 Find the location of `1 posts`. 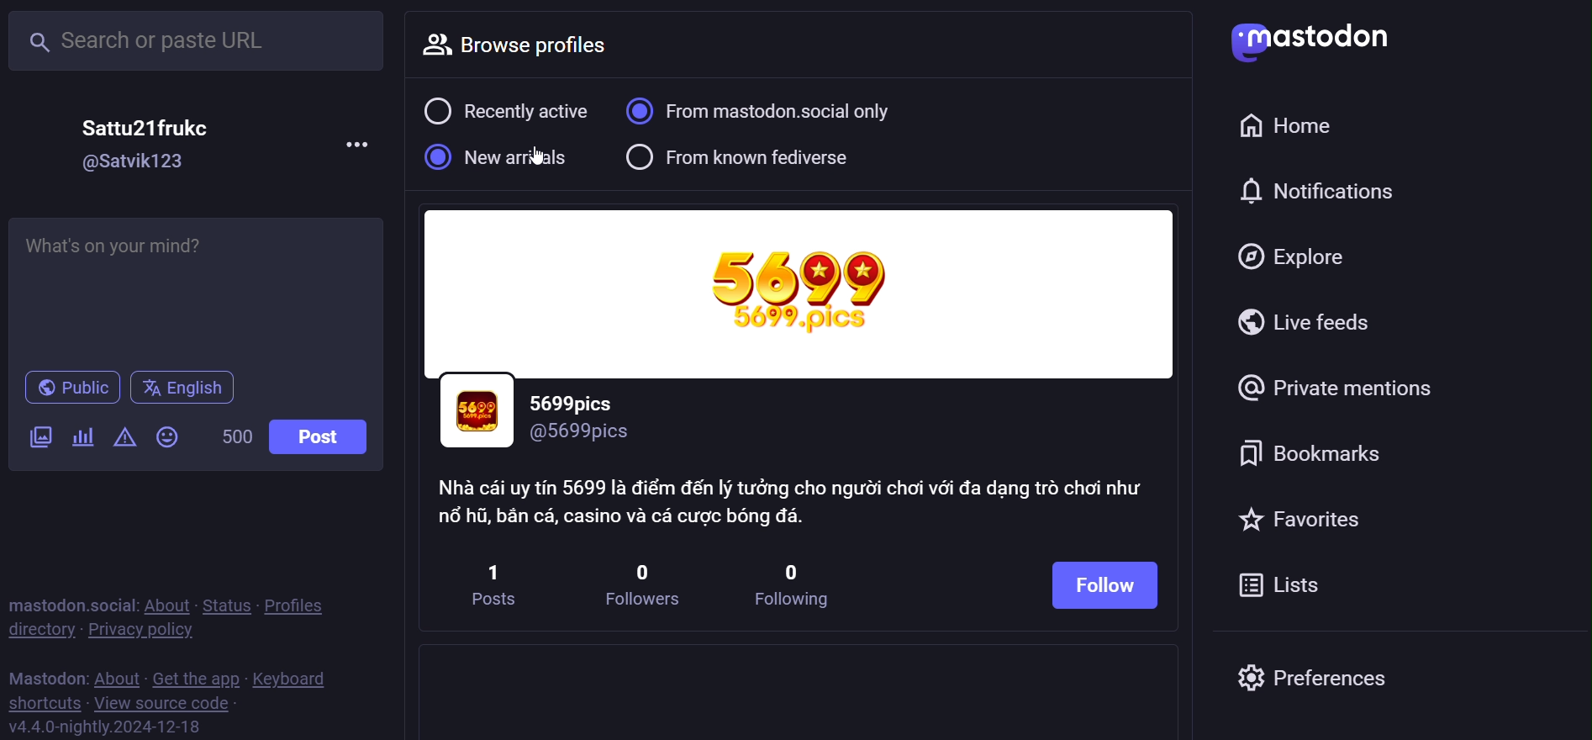

1 posts is located at coordinates (492, 584).